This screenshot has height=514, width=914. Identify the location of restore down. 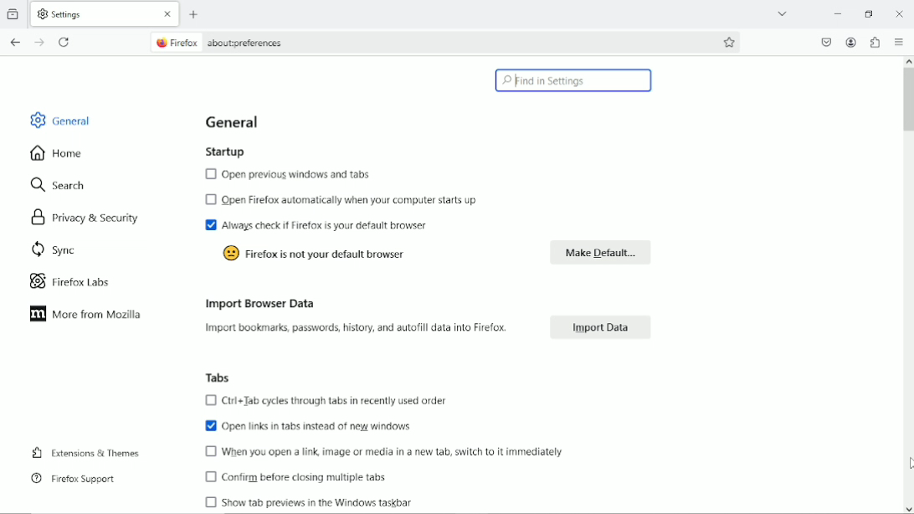
(870, 13).